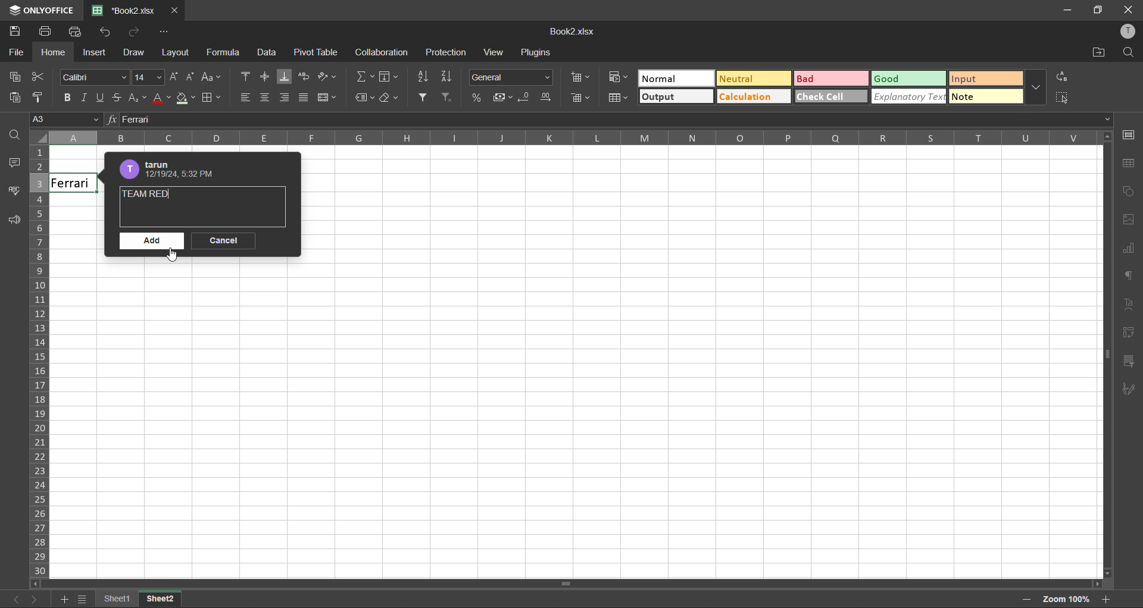 The image size is (1143, 608). What do you see at coordinates (39, 361) in the screenshot?
I see `row numbers` at bounding box center [39, 361].